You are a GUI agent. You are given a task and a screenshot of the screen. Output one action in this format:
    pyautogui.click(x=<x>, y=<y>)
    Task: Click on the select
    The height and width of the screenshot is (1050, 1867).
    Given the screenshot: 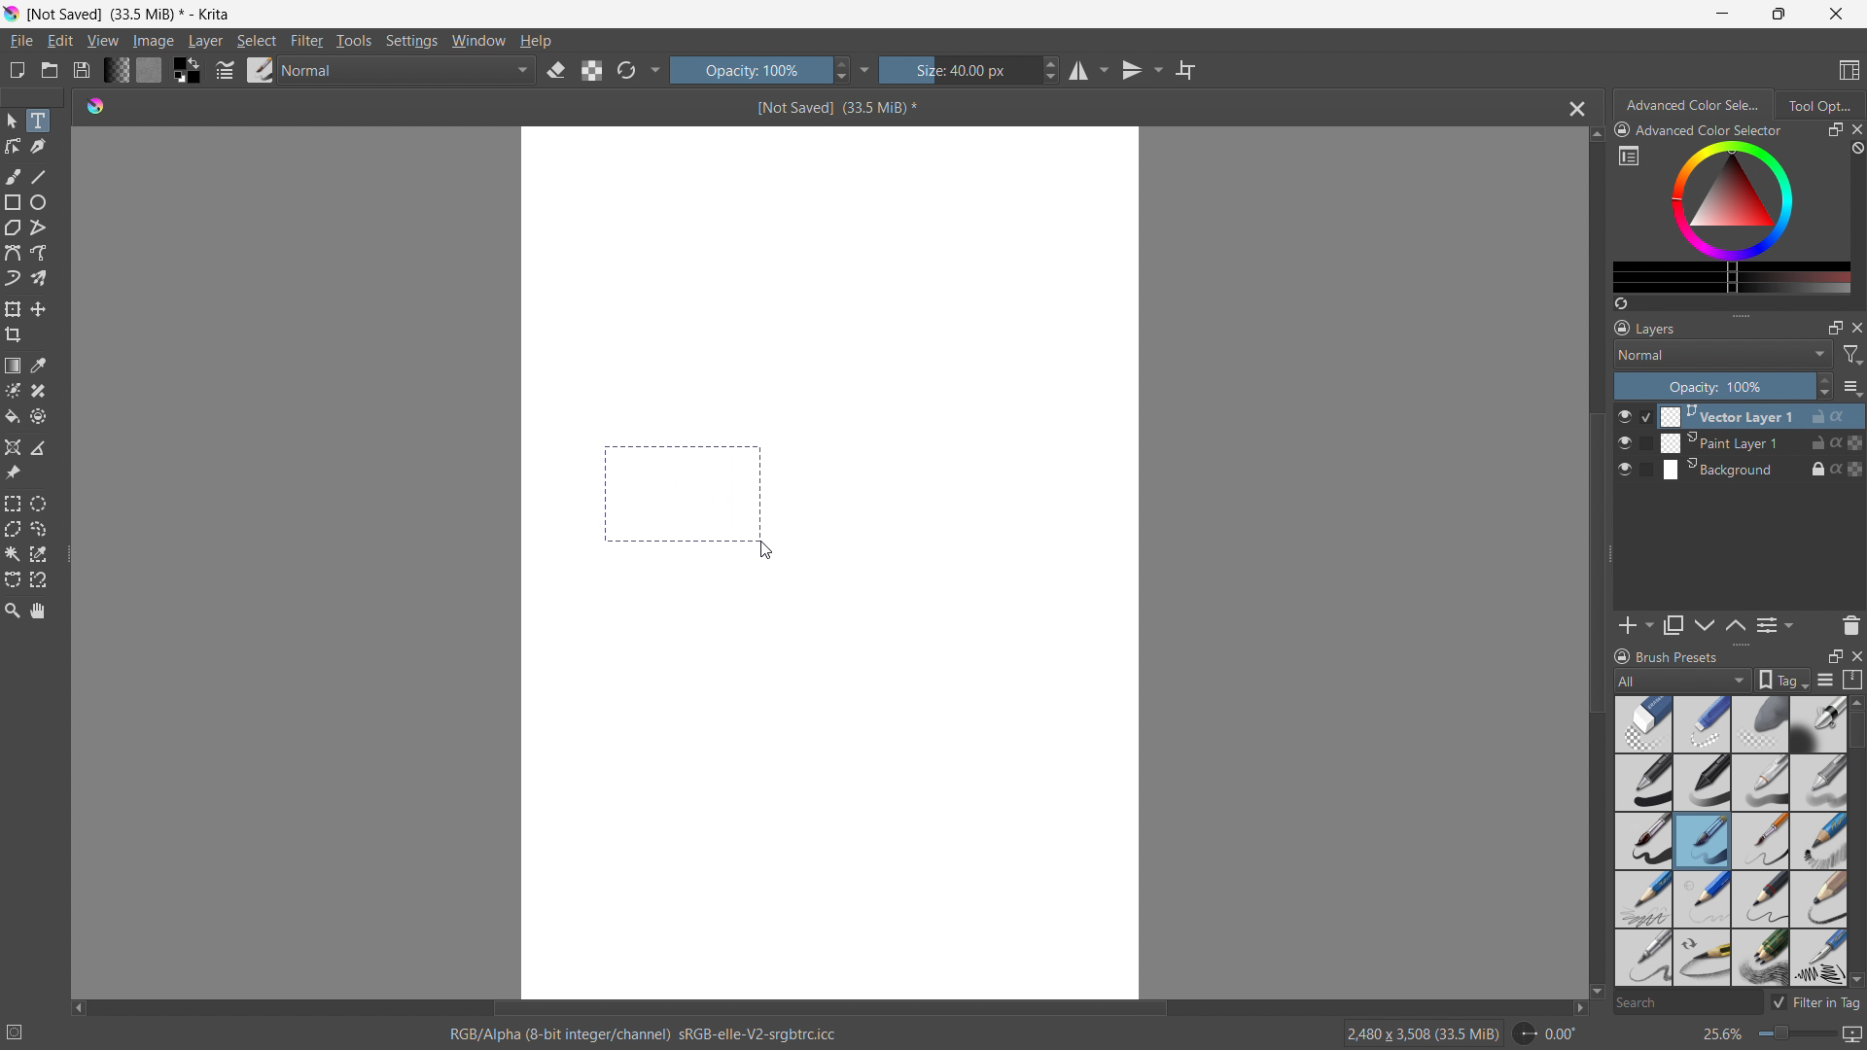 What is the action you would take?
    pyautogui.click(x=256, y=41)
    